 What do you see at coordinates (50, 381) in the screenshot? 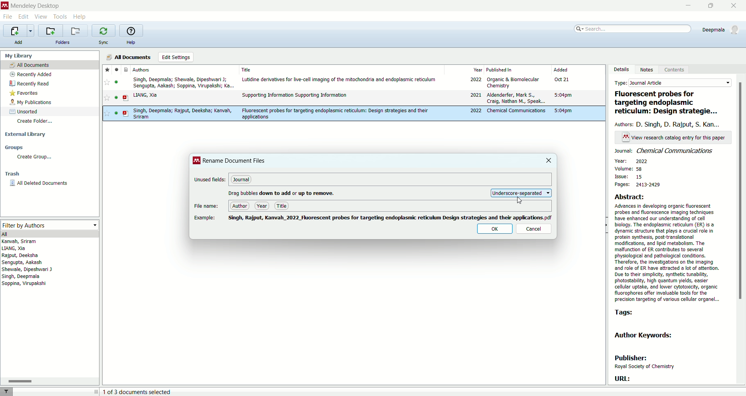
I see `Horizontal scroll bar` at bounding box center [50, 381].